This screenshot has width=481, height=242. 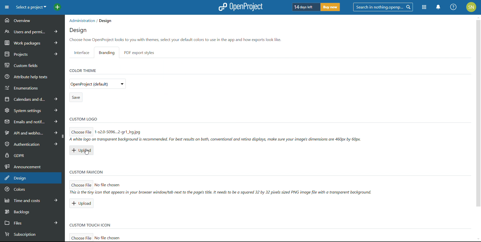 What do you see at coordinates (383, 7) in the screenshot?
I see `search` at bounding box center [383, 7].